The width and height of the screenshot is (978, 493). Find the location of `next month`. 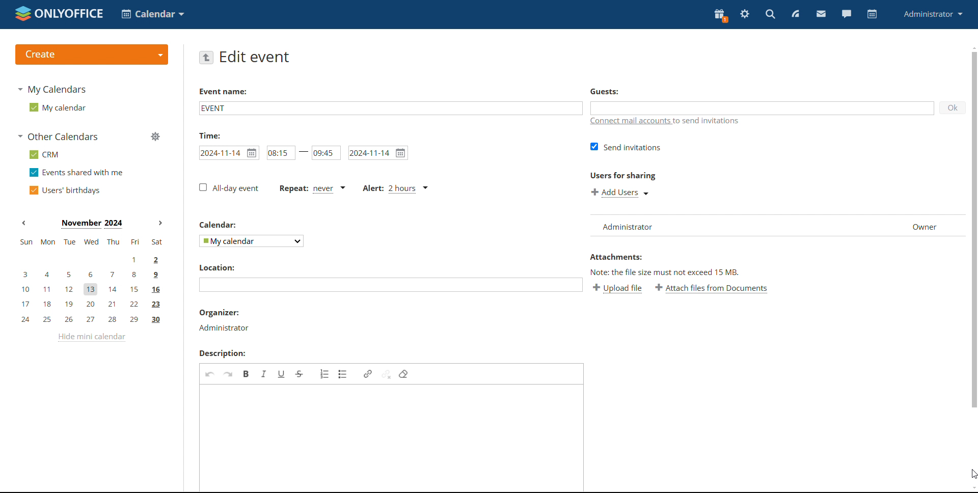

next month is located at coordinates (159, 223).